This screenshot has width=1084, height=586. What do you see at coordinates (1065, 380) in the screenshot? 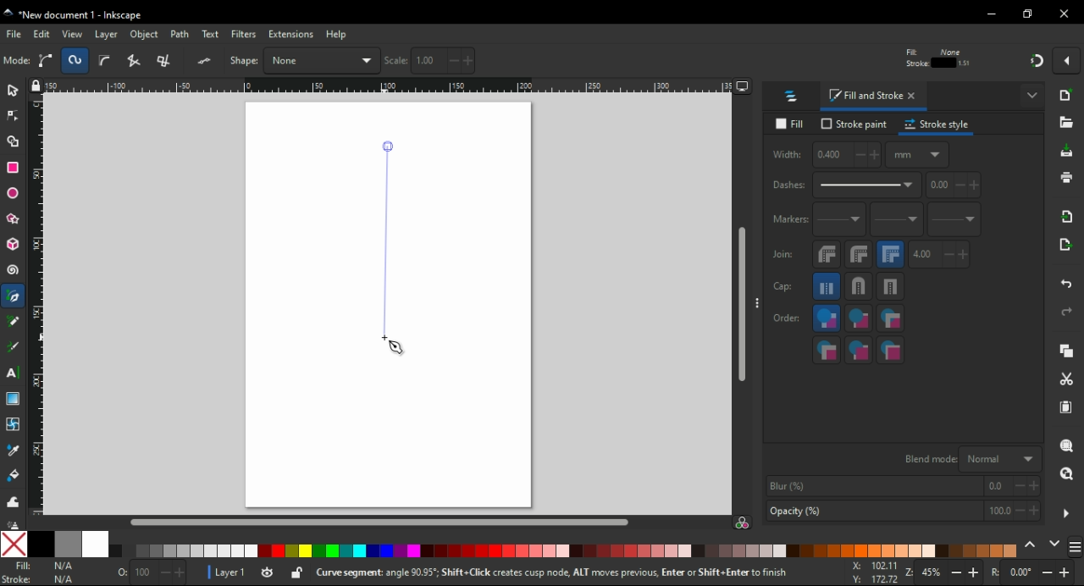
I see `cut` at bounding box center [1065, 380].